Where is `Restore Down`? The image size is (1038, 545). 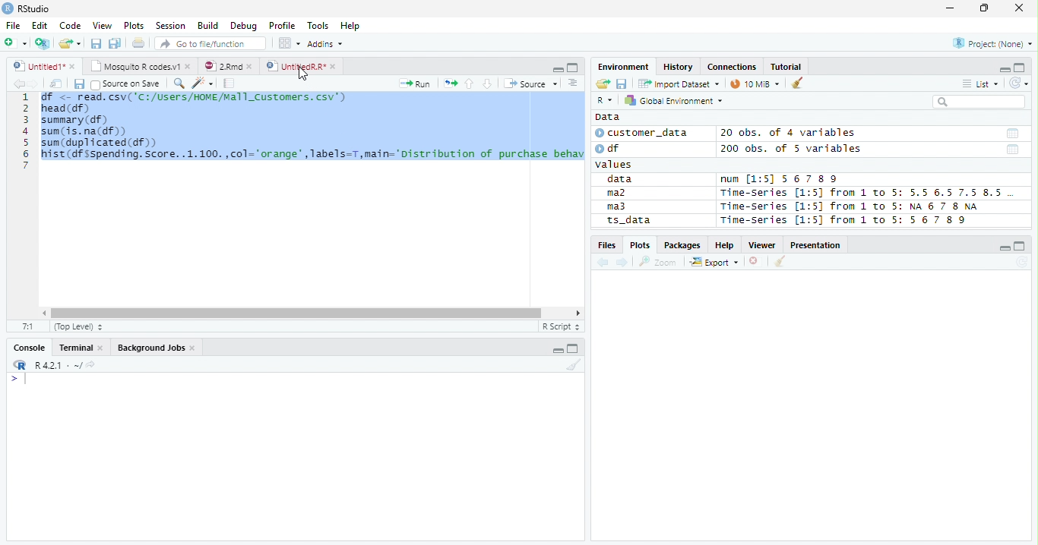 Restore Down is located at coordinates (986, 8).